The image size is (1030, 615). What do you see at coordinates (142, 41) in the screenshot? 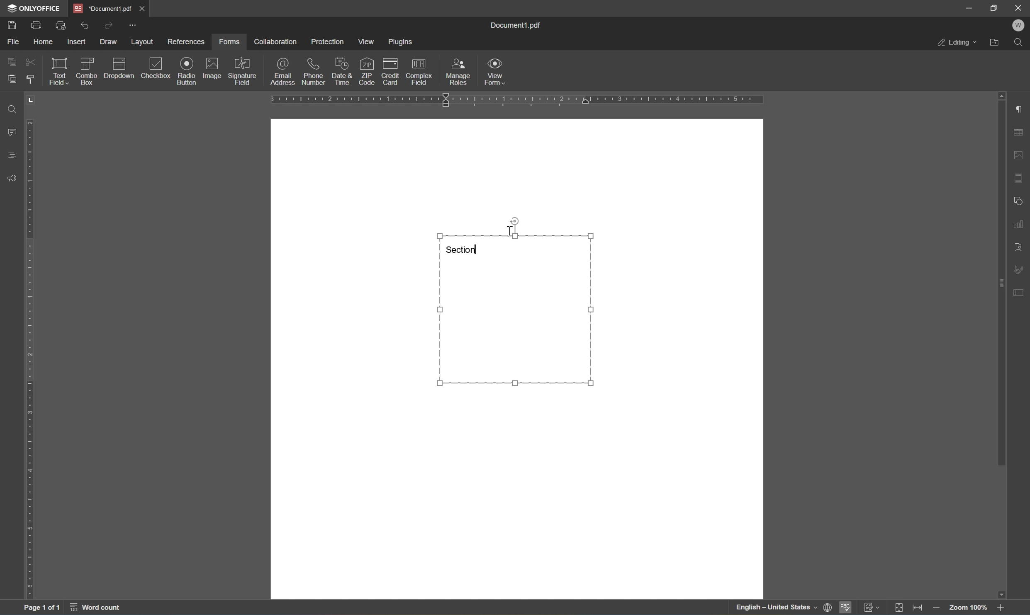
I see `layout` at bounding box center [142, 41].